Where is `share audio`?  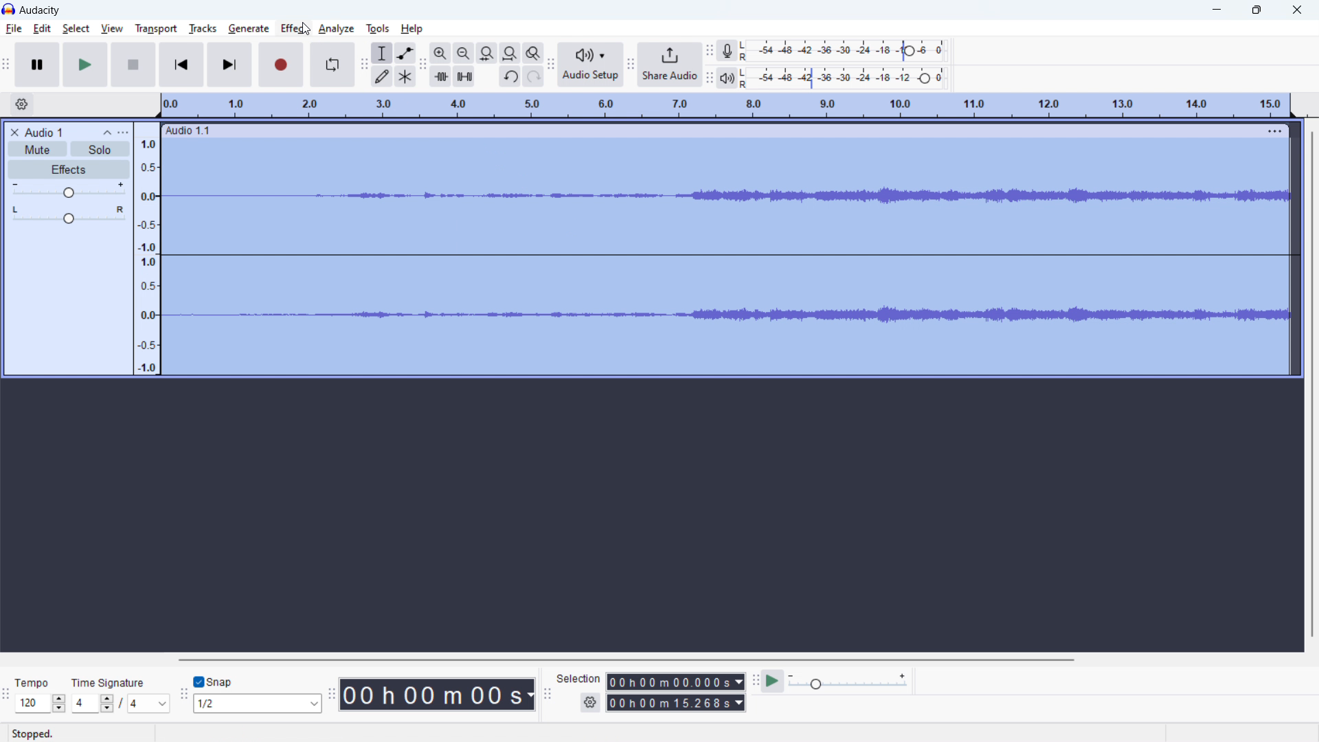
share audio is located at coordinates (670, 65).